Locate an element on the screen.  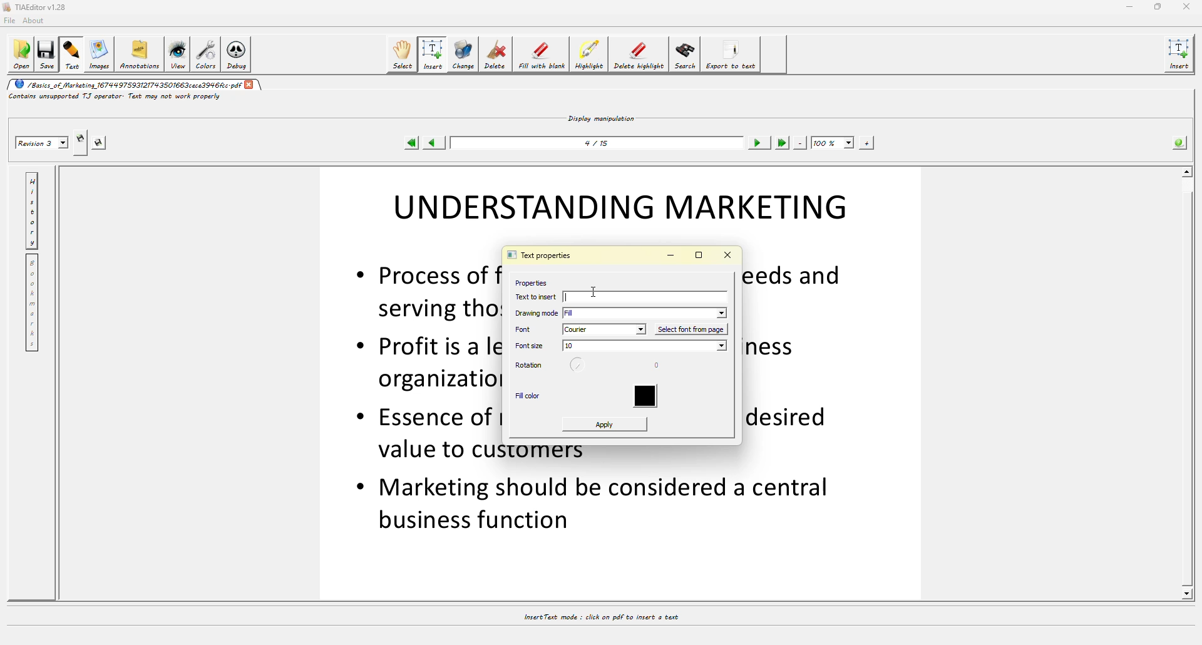
scroll up is located at coordinates (1187, 170).